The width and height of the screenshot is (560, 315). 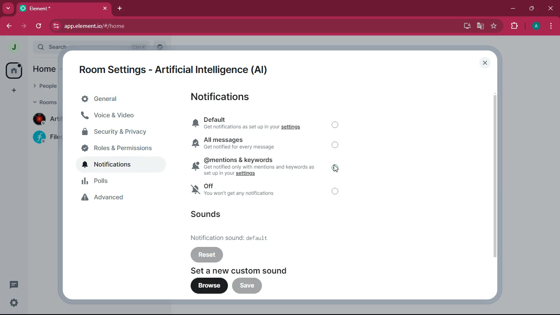 I want to click on off, so click(x=336, y=146).